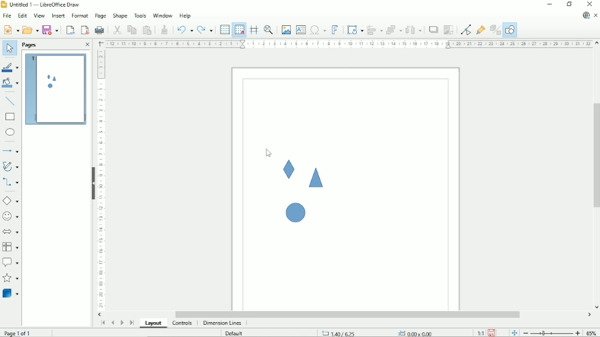  What do you see at coordinates (590, 4) in the screenshot?
I see `Close` at bounding box center [590, 4].